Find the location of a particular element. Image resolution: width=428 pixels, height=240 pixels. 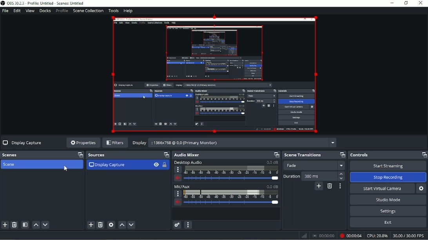

Video is located at coordinates (214, 75).